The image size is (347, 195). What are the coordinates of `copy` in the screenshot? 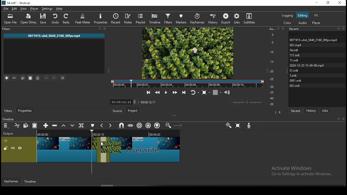 It's located at (26, 125).